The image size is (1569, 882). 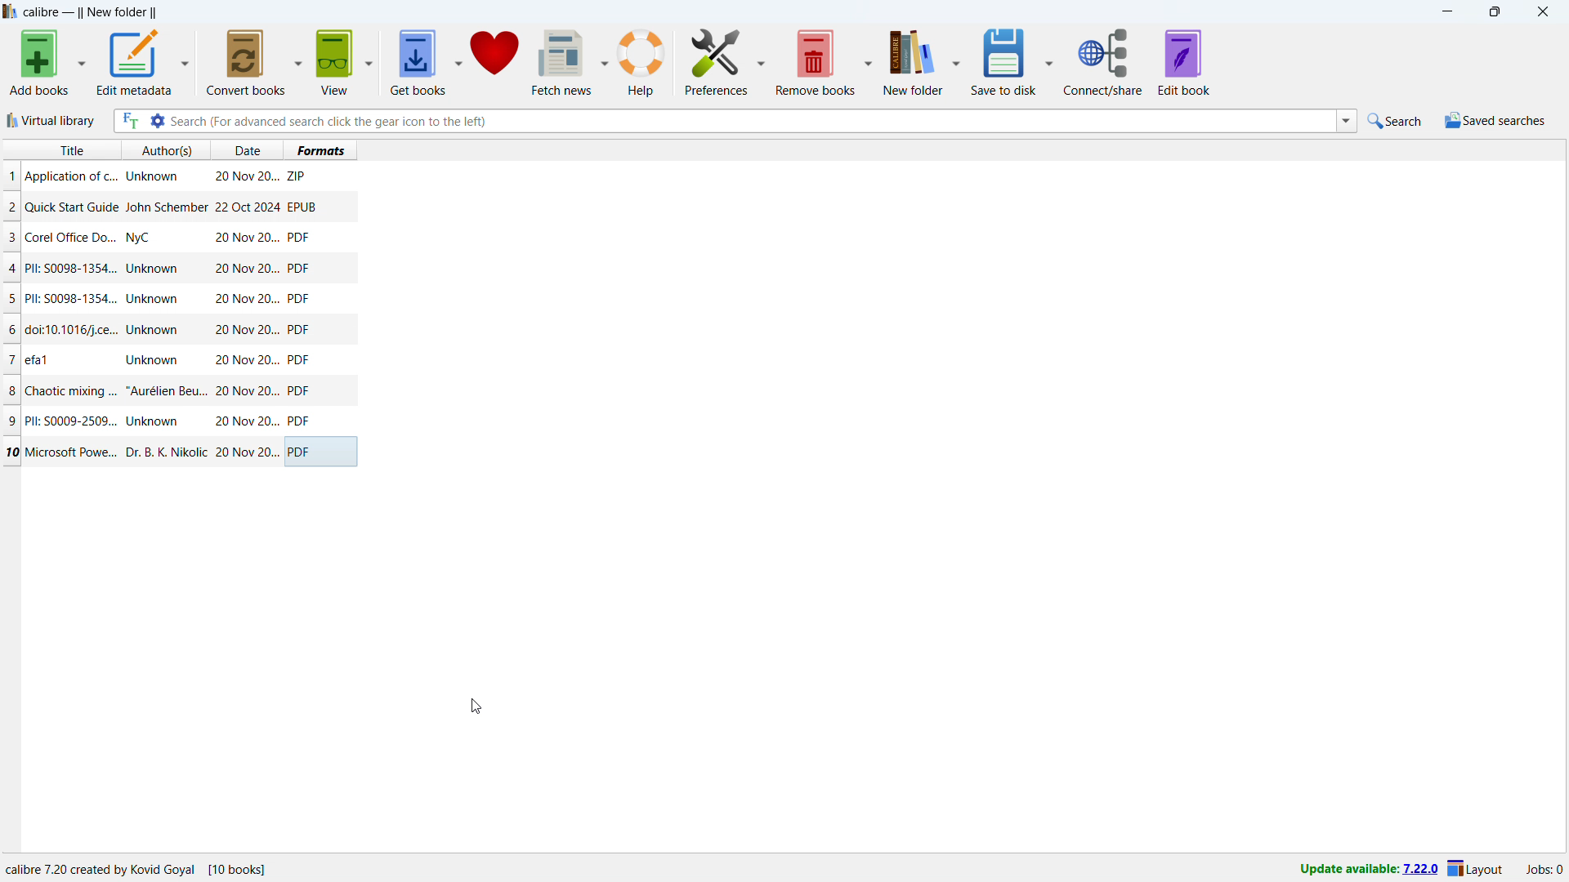 I want to click on "Aurelien Beu..., so click(x=166, y=393).